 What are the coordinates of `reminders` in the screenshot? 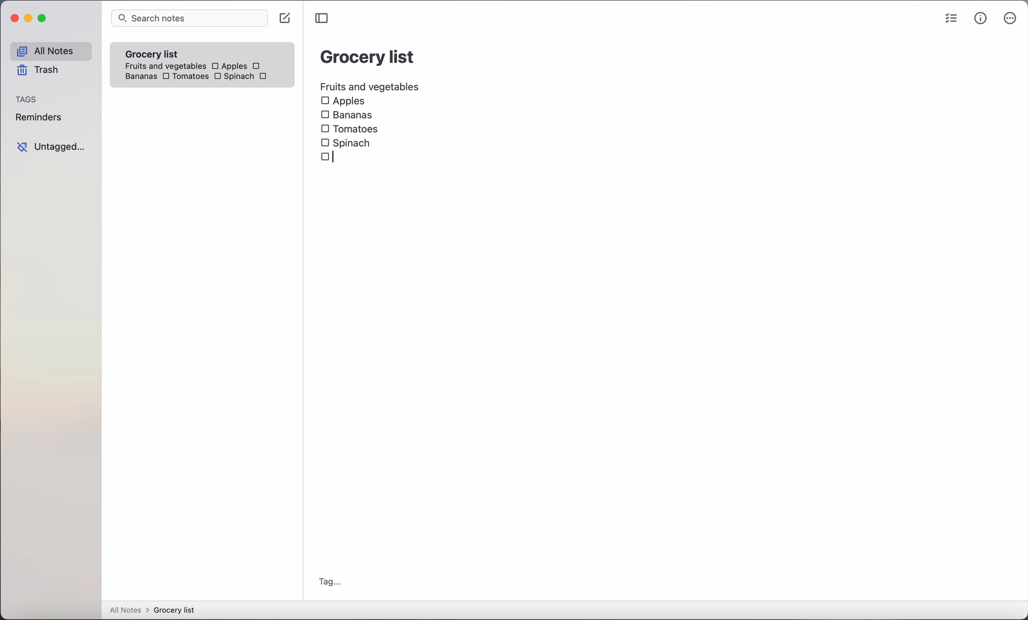 It's located at (38, 119).